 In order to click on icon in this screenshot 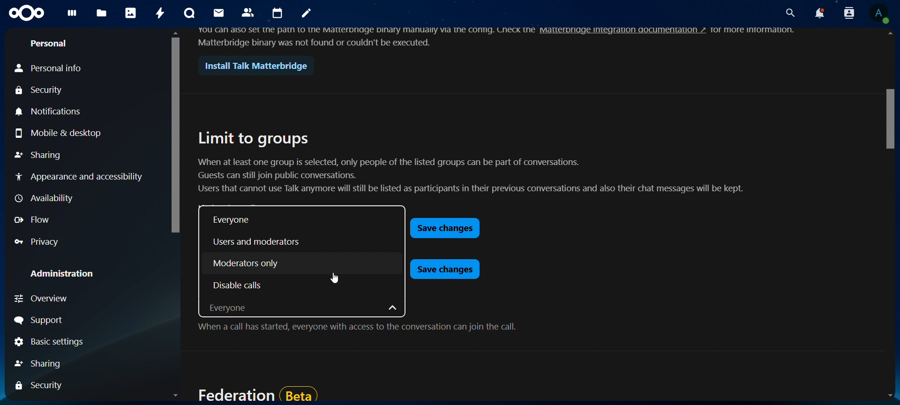, I will do `click(27, 14)`.